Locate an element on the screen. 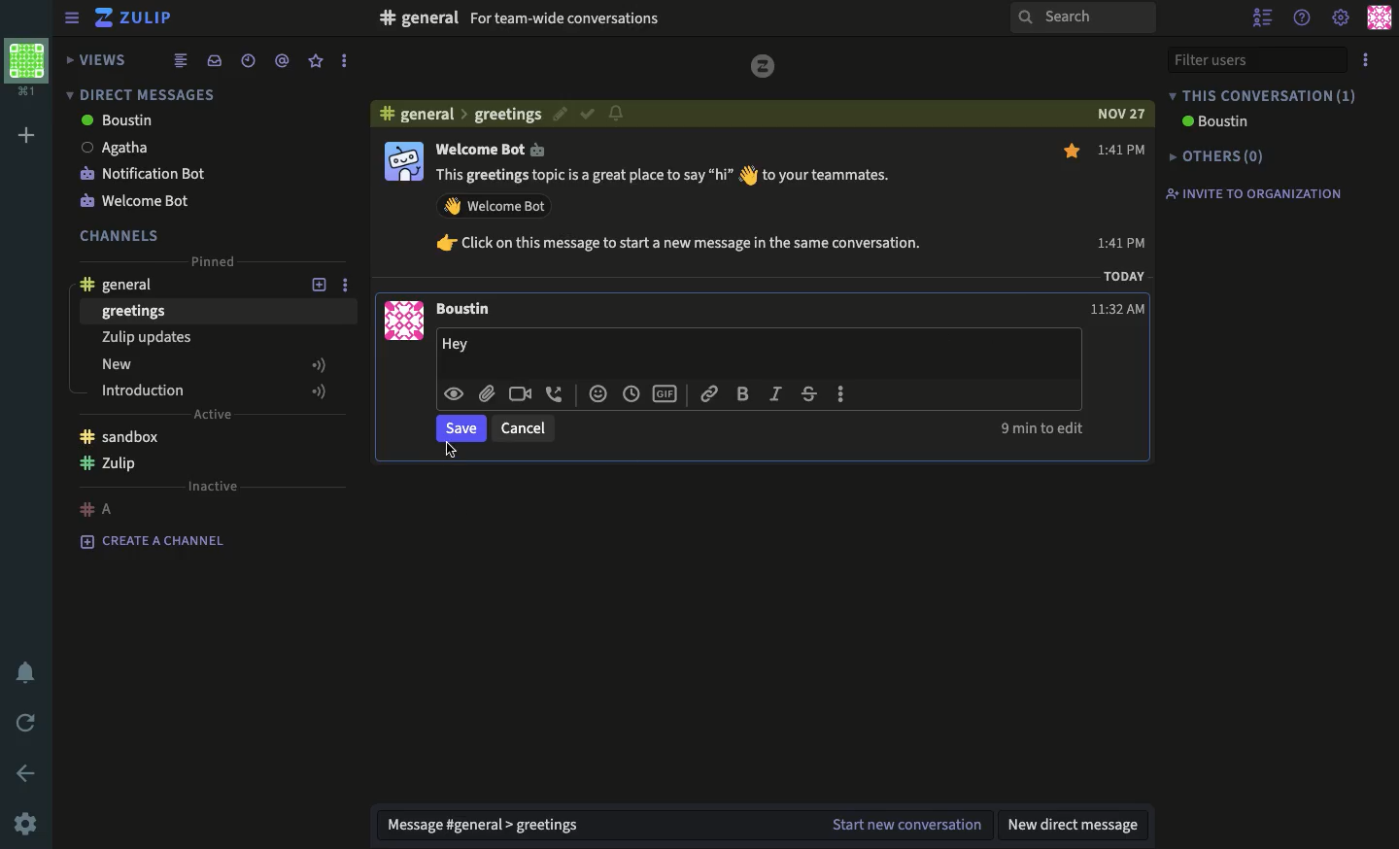 The image size is (1399, 849). notification is located at coordinates (24, 674).